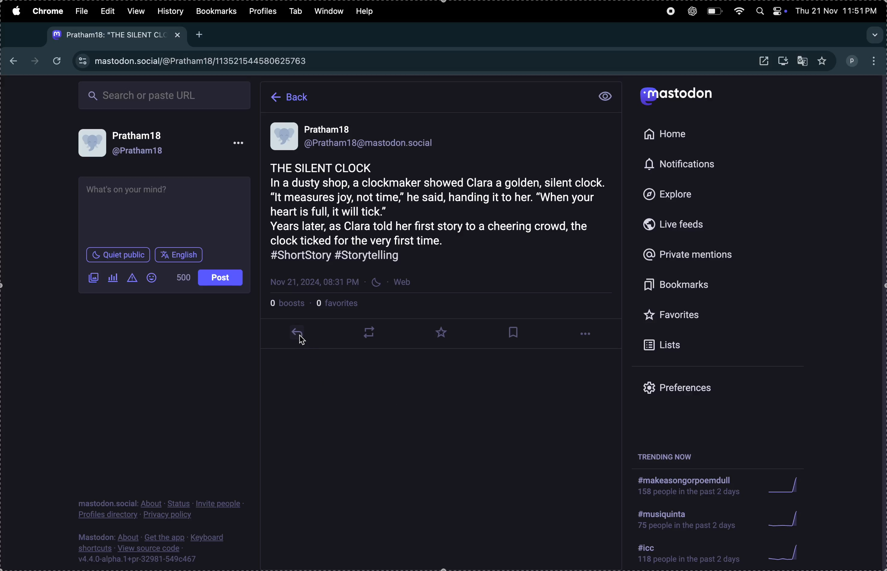 The height and width of the screenshot is (571, 887). What do you see at coordinates (681, 195) in the screenshot?
I see `explore` at bounding box center [681, 195].